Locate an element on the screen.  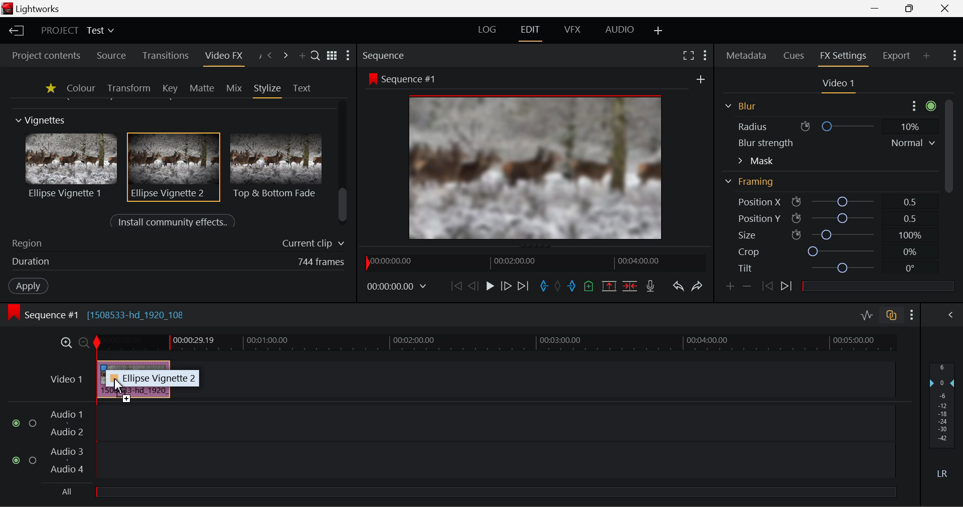
Scroll Bar is located at coordinates (947, 159).